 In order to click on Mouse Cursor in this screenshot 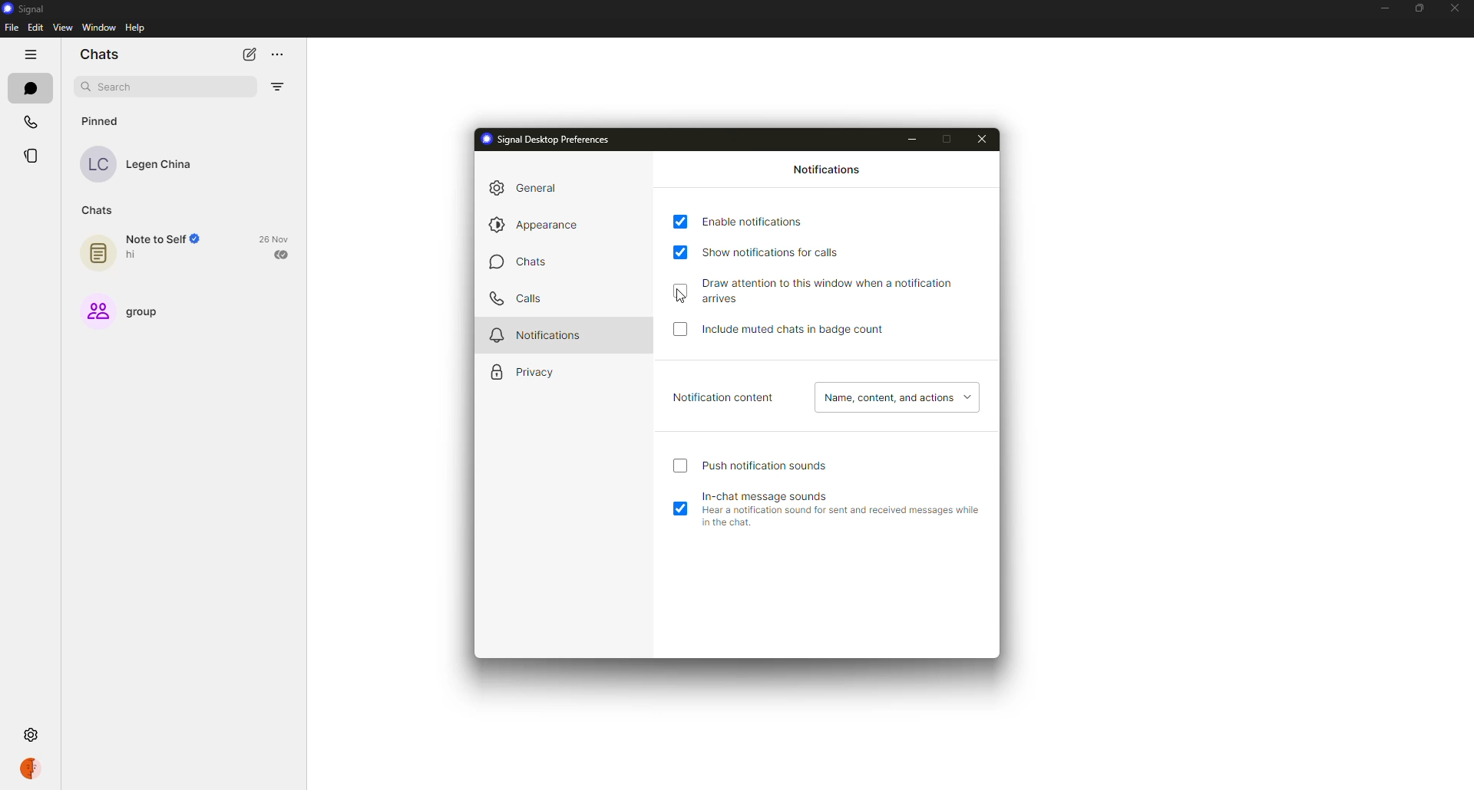, I will do `click(684, 298)`.